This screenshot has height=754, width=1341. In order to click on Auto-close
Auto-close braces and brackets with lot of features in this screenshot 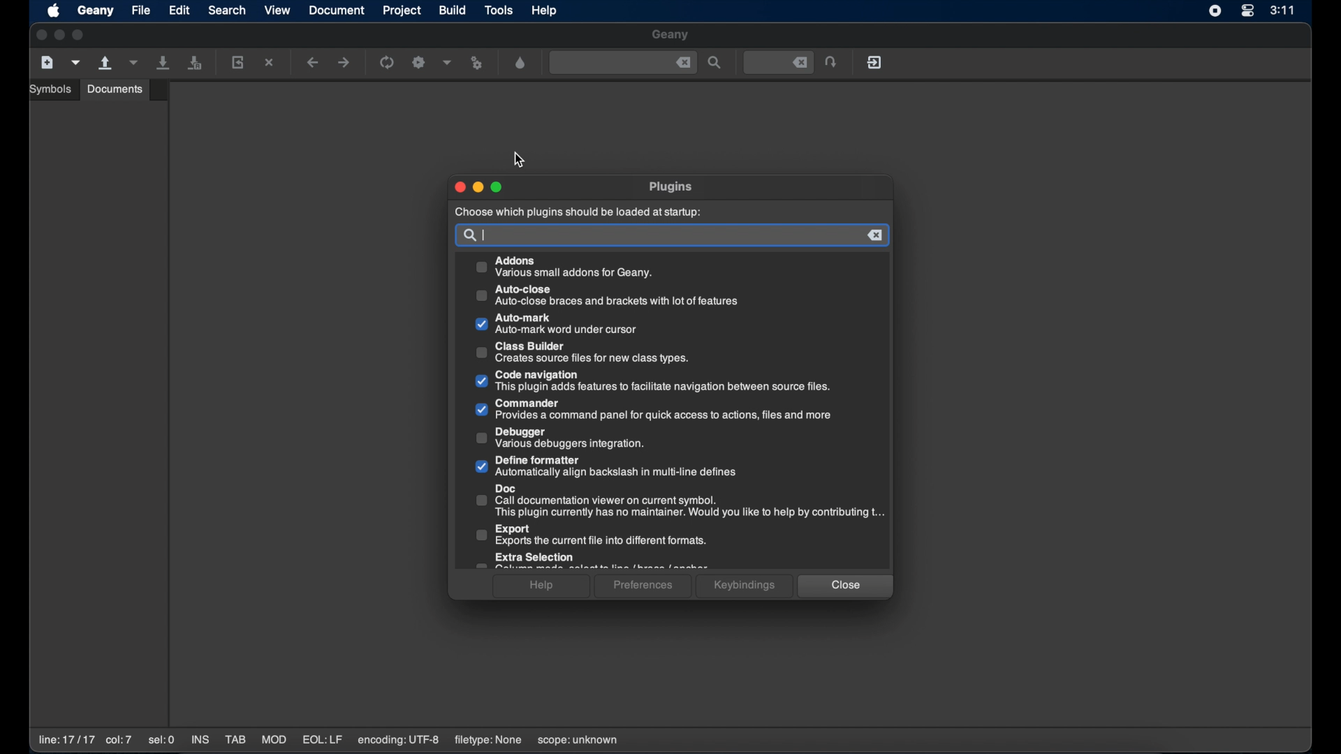, I will do `click(631, 296)`.